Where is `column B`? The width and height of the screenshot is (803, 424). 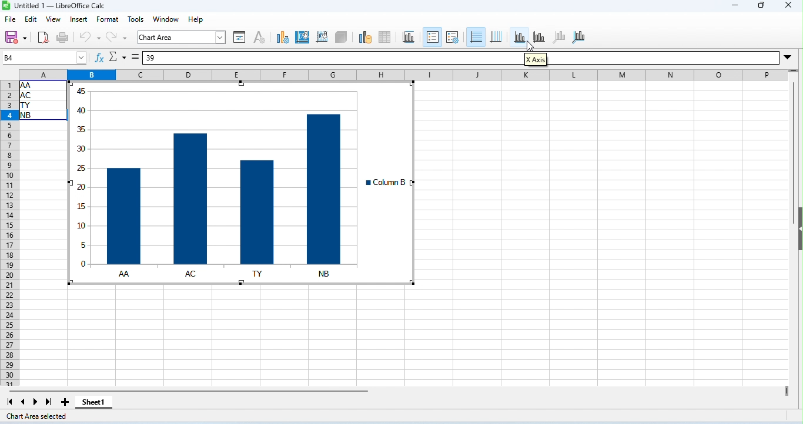 column B is located at coordinates (390, 182).